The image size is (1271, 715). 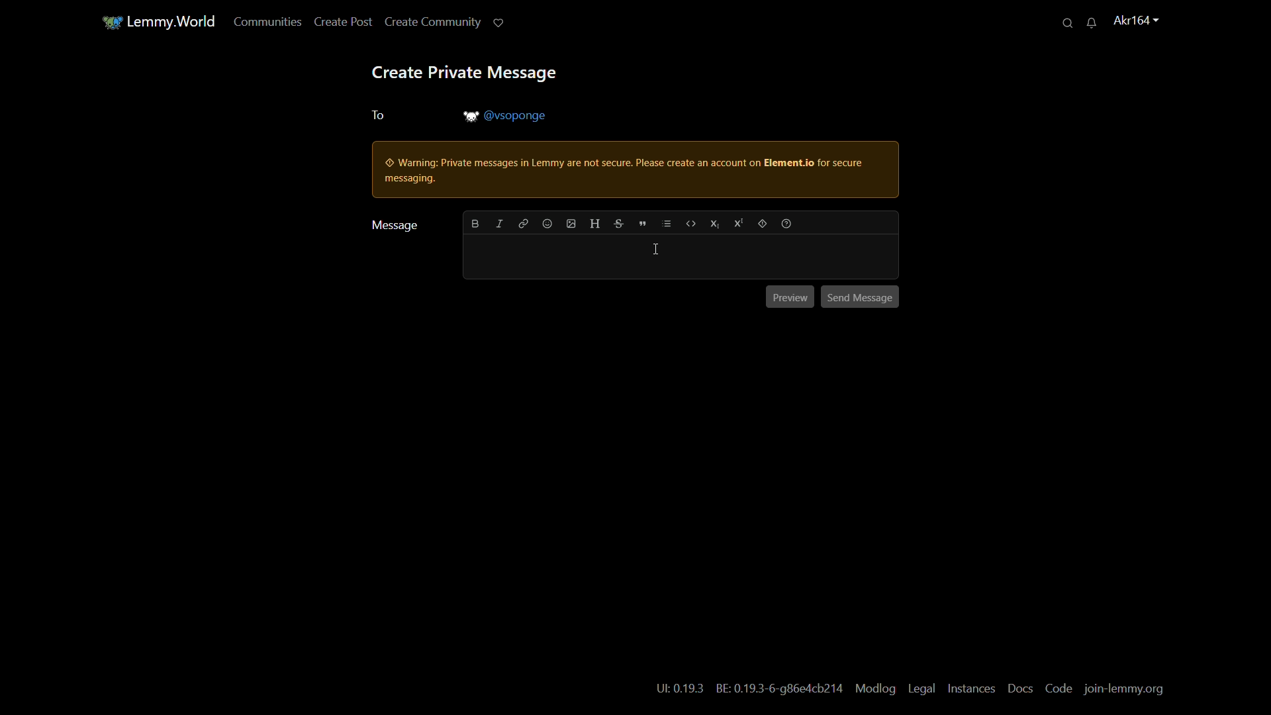 I want to click on create community, so click(x=426, y=23).